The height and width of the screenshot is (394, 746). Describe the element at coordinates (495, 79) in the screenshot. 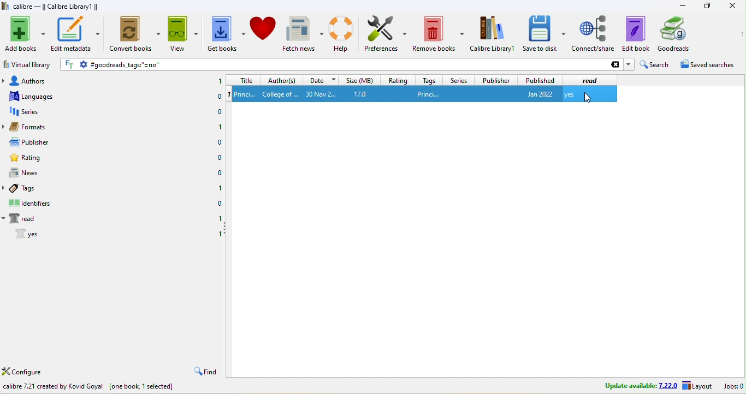

I see `publisher` at that location.